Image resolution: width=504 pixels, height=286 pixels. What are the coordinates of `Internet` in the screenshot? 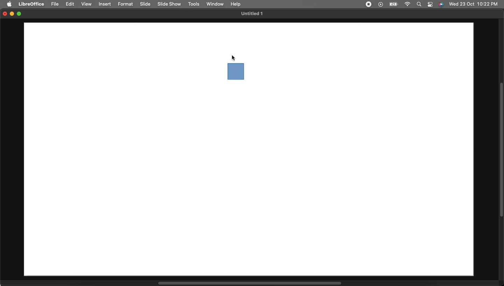 It's located at (407, 5).